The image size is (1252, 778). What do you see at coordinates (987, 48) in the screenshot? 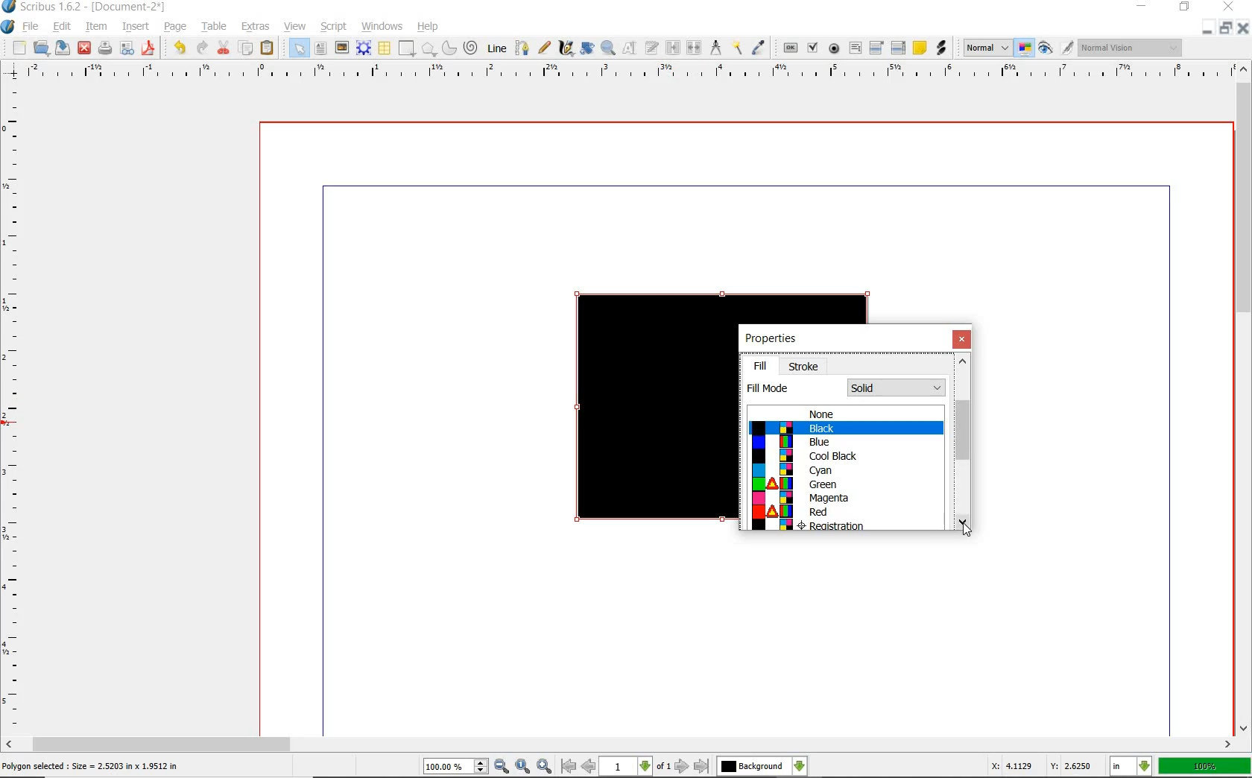
I see `image preview quality` at bounding box center [987, 48].